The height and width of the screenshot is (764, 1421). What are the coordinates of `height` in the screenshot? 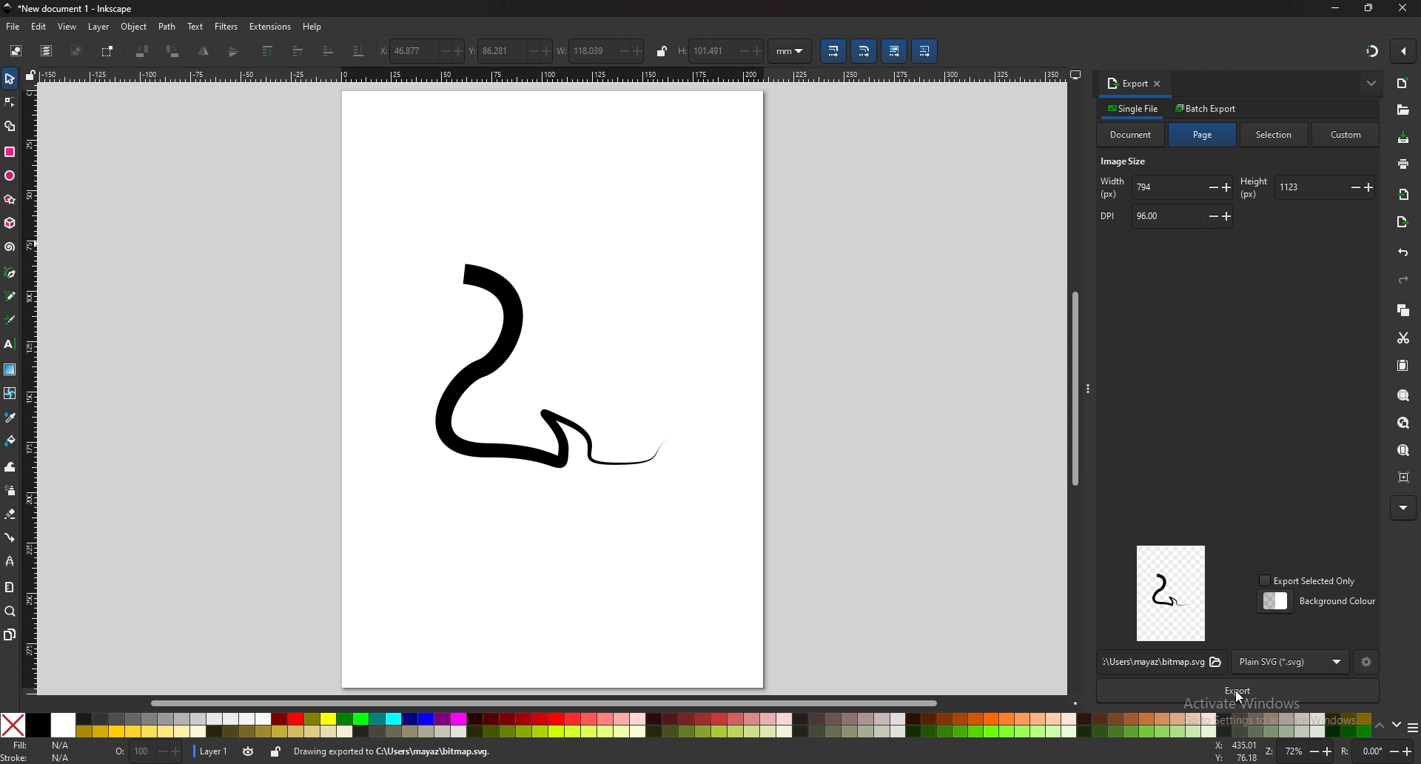 It's located at (1306, 187).